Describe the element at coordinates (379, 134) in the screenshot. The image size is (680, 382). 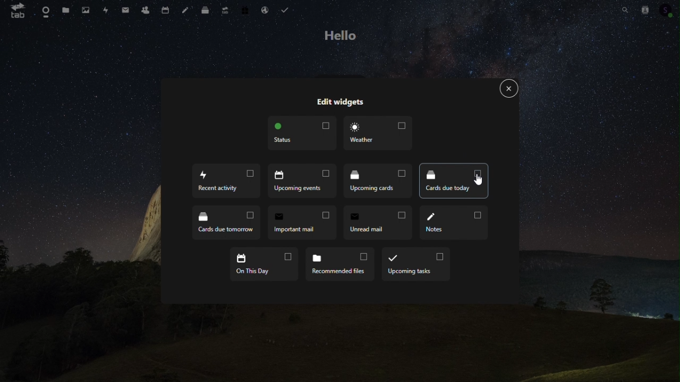
I see `Weather` at that location.